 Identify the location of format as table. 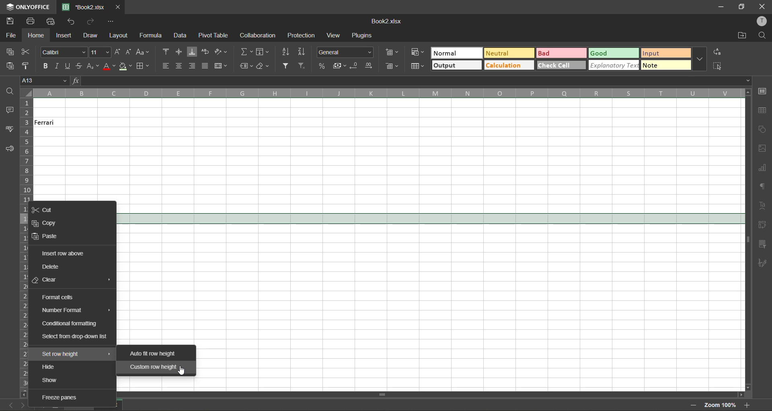
(417, 66).